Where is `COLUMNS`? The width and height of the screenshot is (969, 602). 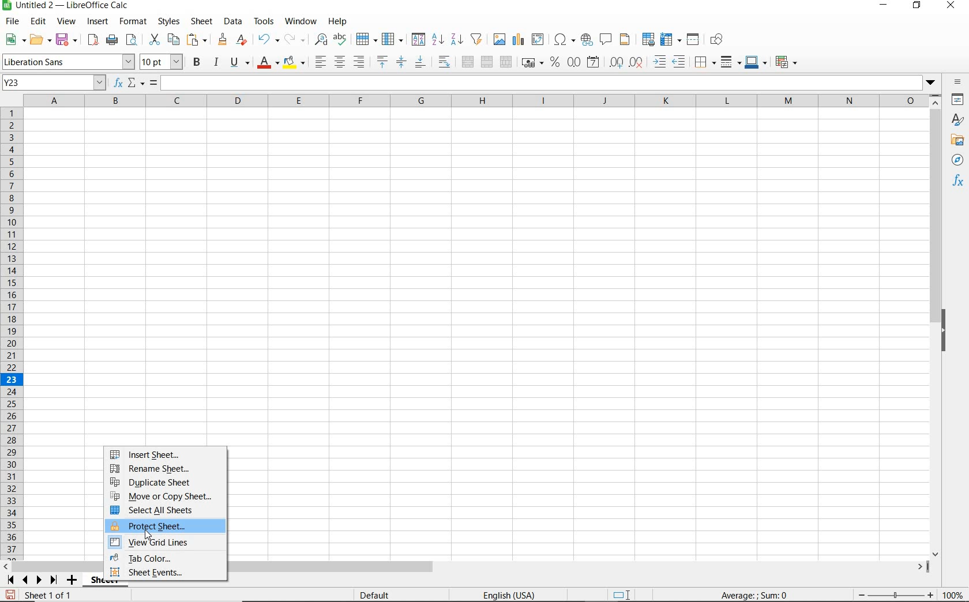
COLUMNS is located at coordinates (478, 100).